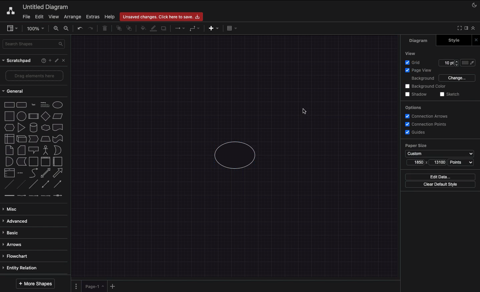 Image resolution: width=480 pixels, height=292 pixels. Describe the element at coordinates (33, 161) in the screenshot. I see `Container` at that location.